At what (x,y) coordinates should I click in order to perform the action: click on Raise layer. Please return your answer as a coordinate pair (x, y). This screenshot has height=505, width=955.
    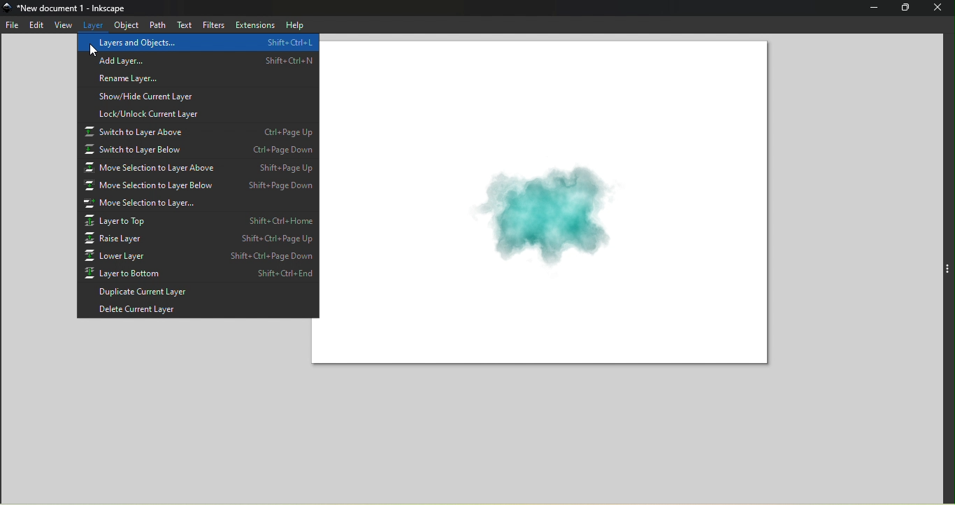
    Looking at the image, I should click on (199, 238).